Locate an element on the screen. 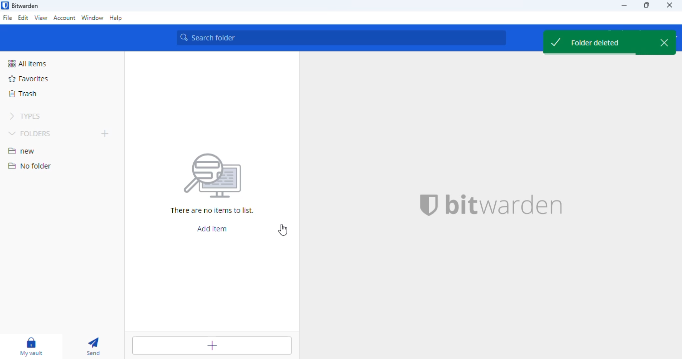 The image size is (682, 359). Searching for file vector  is located at coordinates (213, 176).